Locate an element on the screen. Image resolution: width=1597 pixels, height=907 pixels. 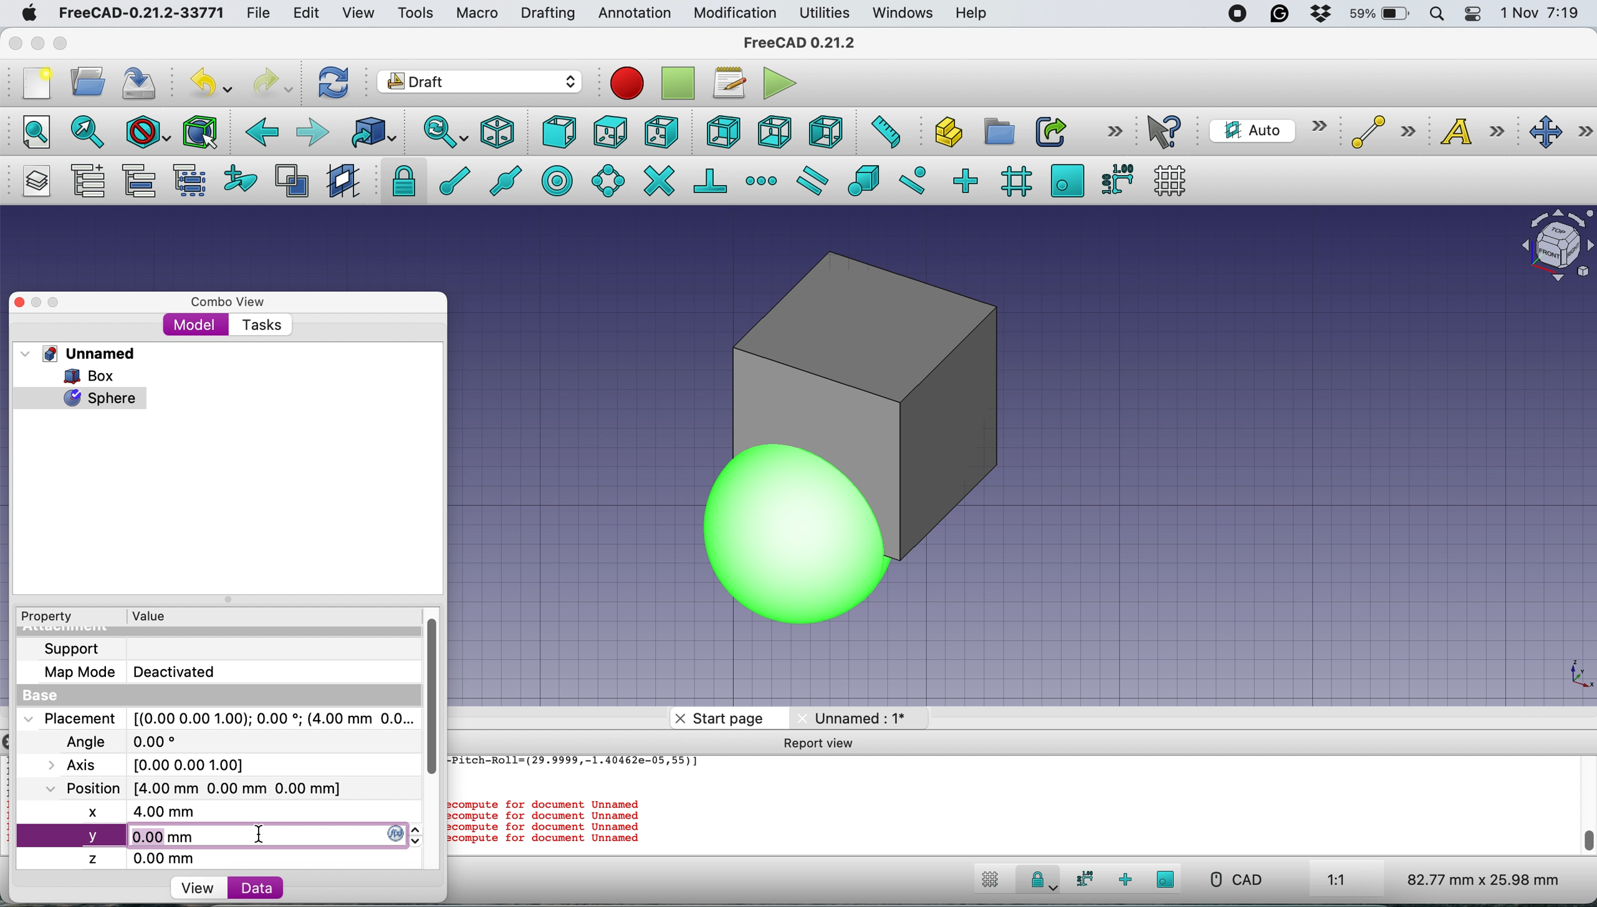
line is located at coordinates (1379, 132).